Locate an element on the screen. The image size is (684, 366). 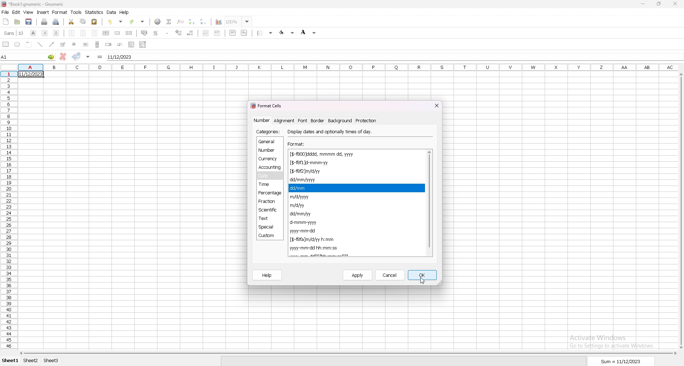
print preview is located at coordinates (56, 22).